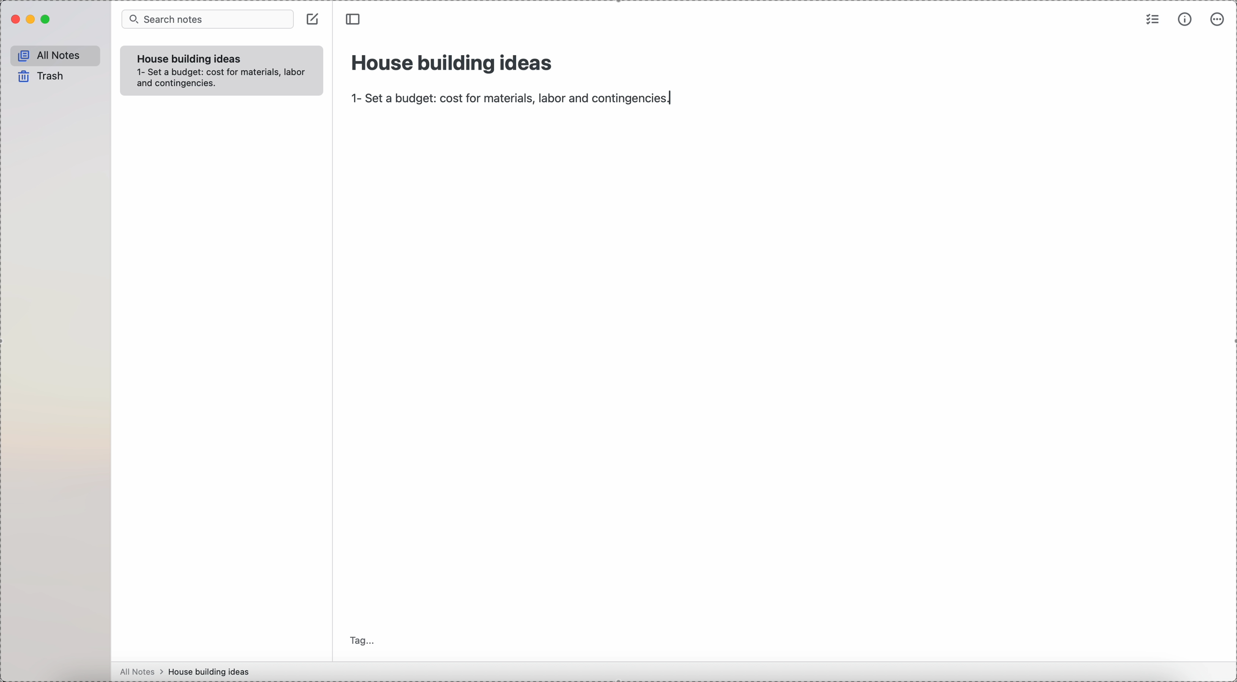 The image size is (1237, 682). I want to click on house building ideas, so click(453, 61).